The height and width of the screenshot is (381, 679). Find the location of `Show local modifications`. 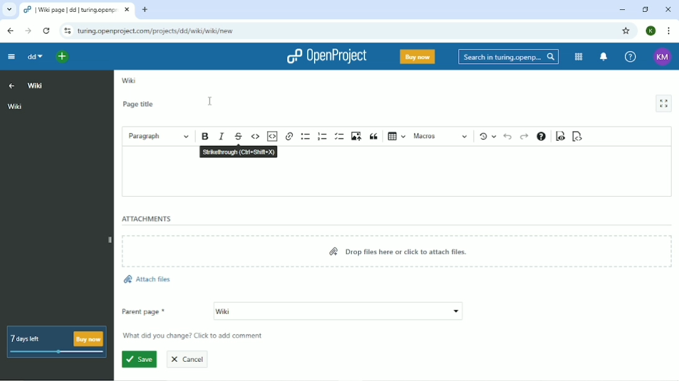

Show local modifications is located at coordinates (489, 137).